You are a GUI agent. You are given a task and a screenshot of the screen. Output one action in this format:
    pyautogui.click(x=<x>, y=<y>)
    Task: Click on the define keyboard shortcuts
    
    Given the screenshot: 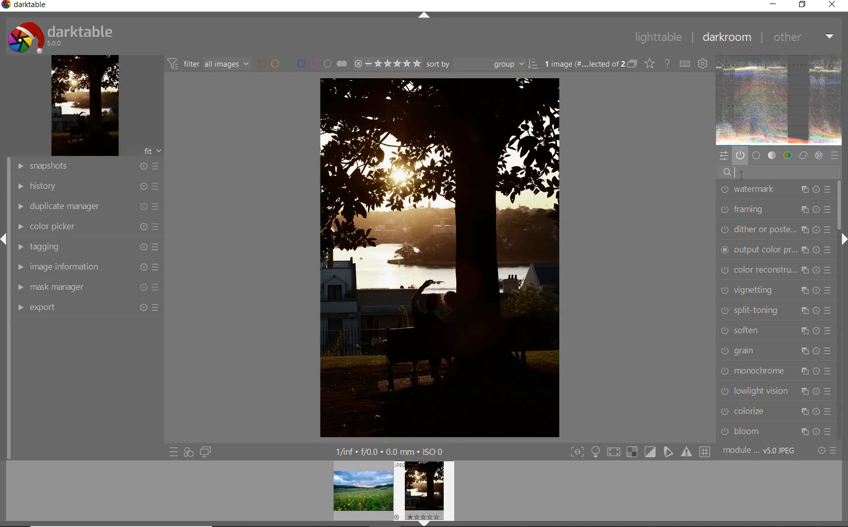 What is the action you would take?
    pyautogui.click(x=704, y=63)
    